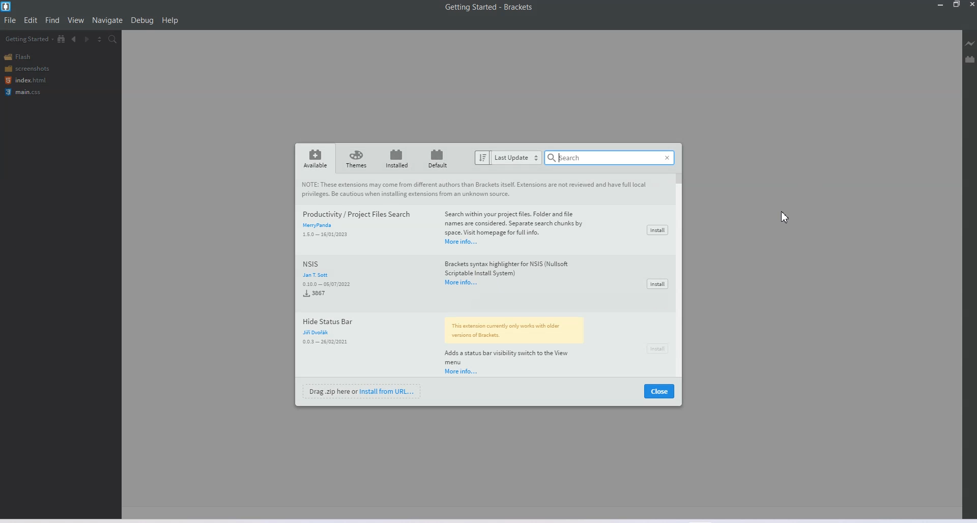  What do you see at coordinates (325, 237) in the screenshot?
I see `1.5.0-16/01/2023` at bounding box center [325, 237].